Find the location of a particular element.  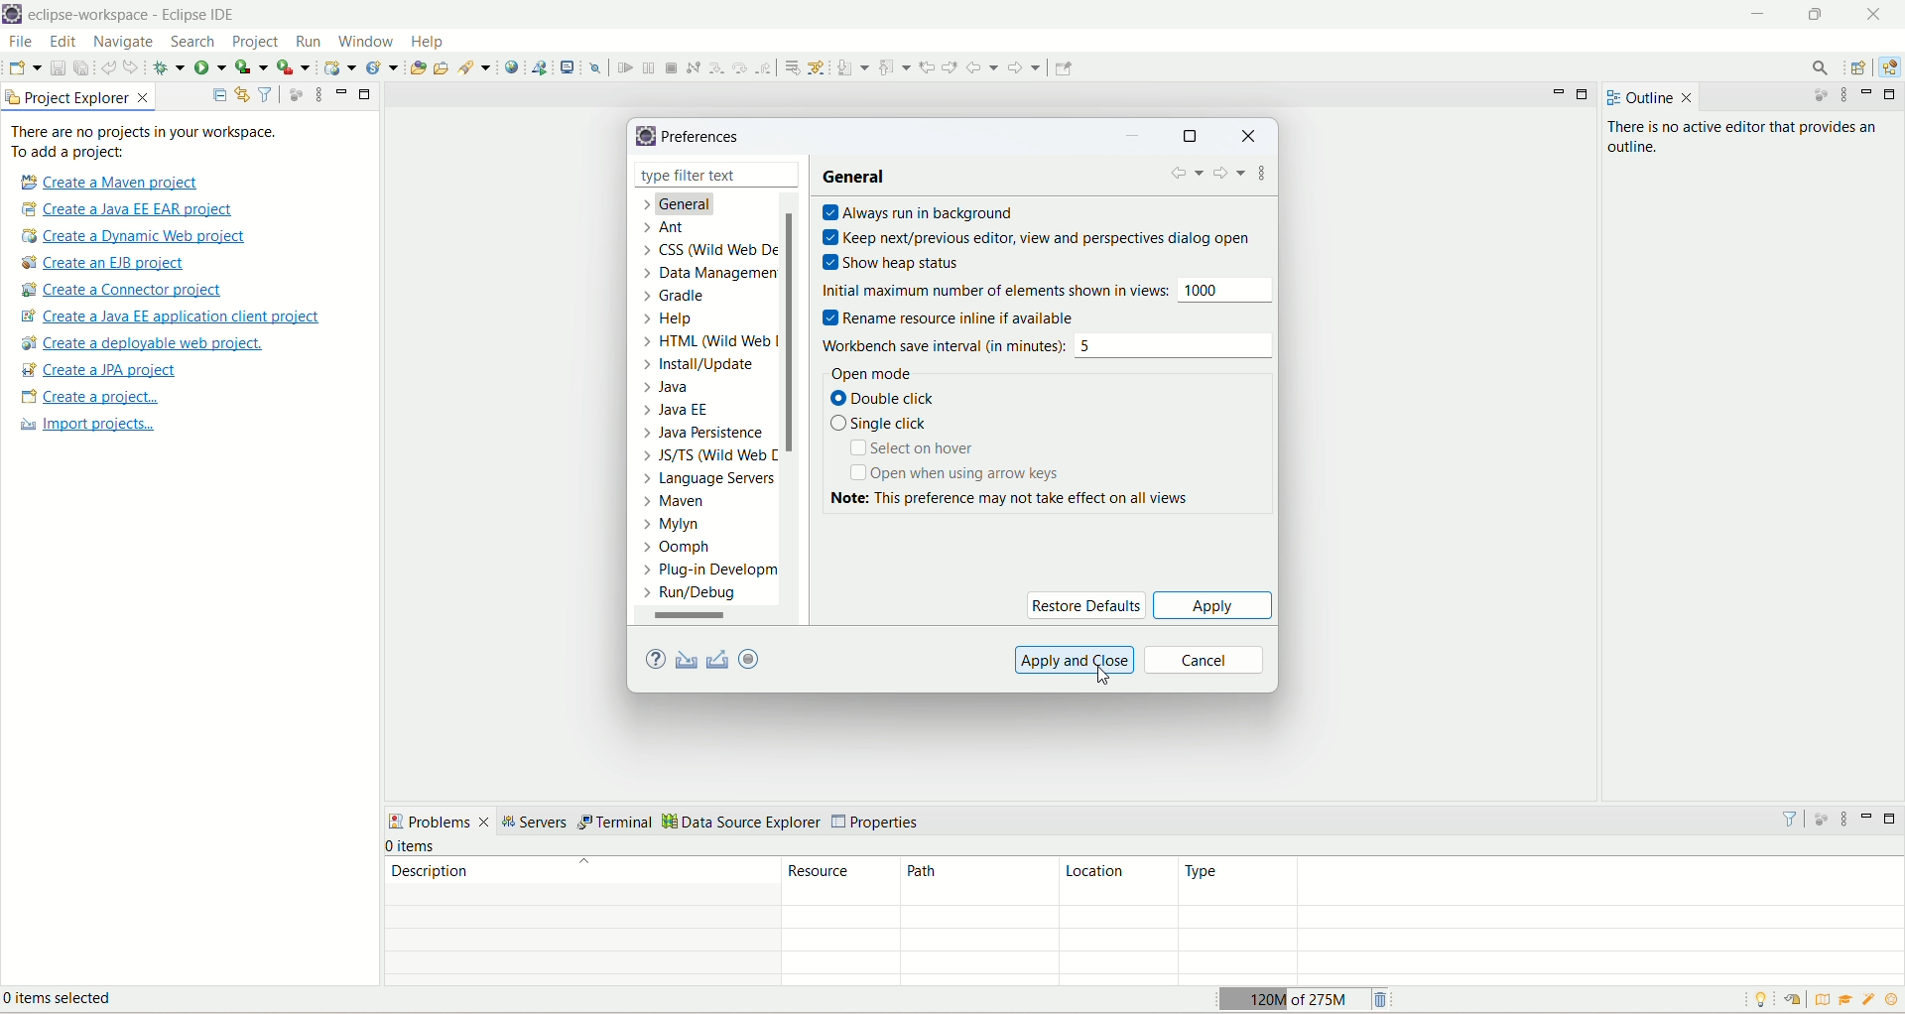

single click is located at coordinates (882, 425).